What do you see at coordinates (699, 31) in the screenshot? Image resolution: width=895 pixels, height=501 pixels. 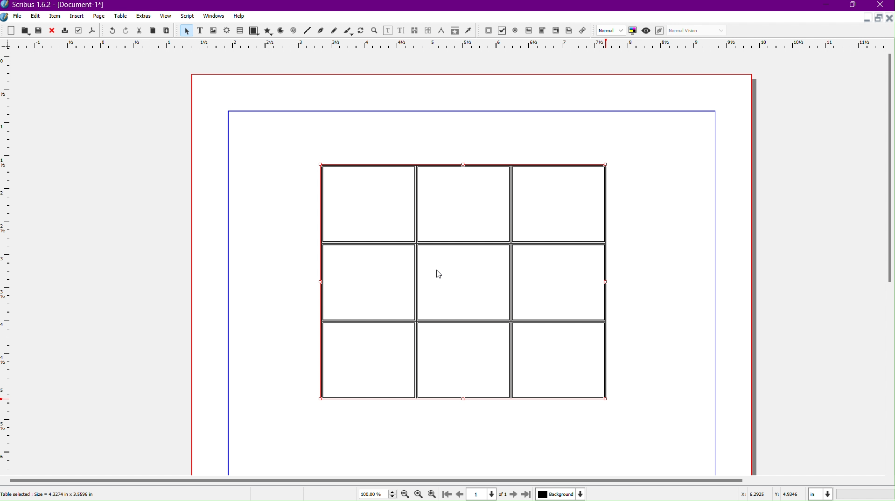 I see `Select the visual appearance of the display` at bounding box center [699, 31].